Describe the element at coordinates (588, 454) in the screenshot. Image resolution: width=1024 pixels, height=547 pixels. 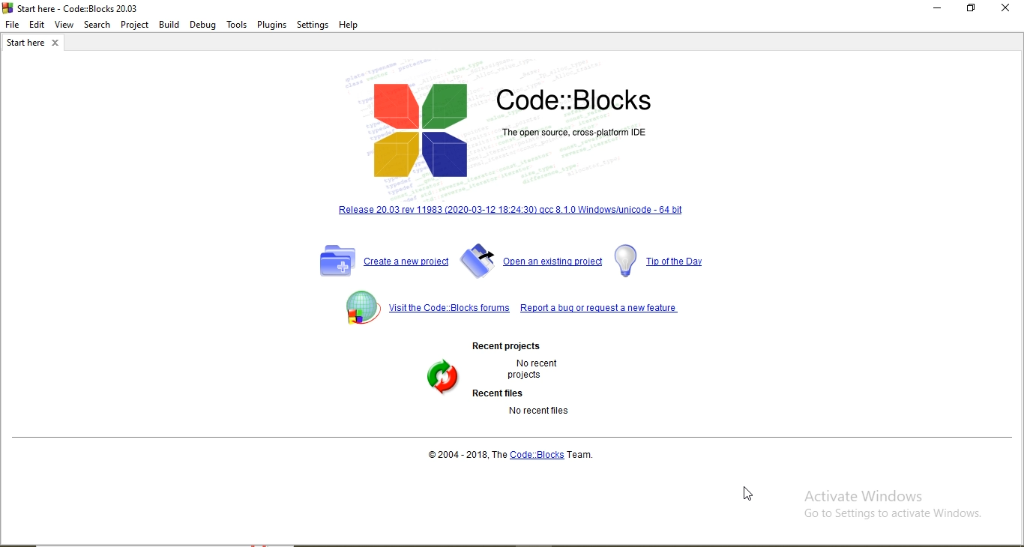
I see `Team` at that location.